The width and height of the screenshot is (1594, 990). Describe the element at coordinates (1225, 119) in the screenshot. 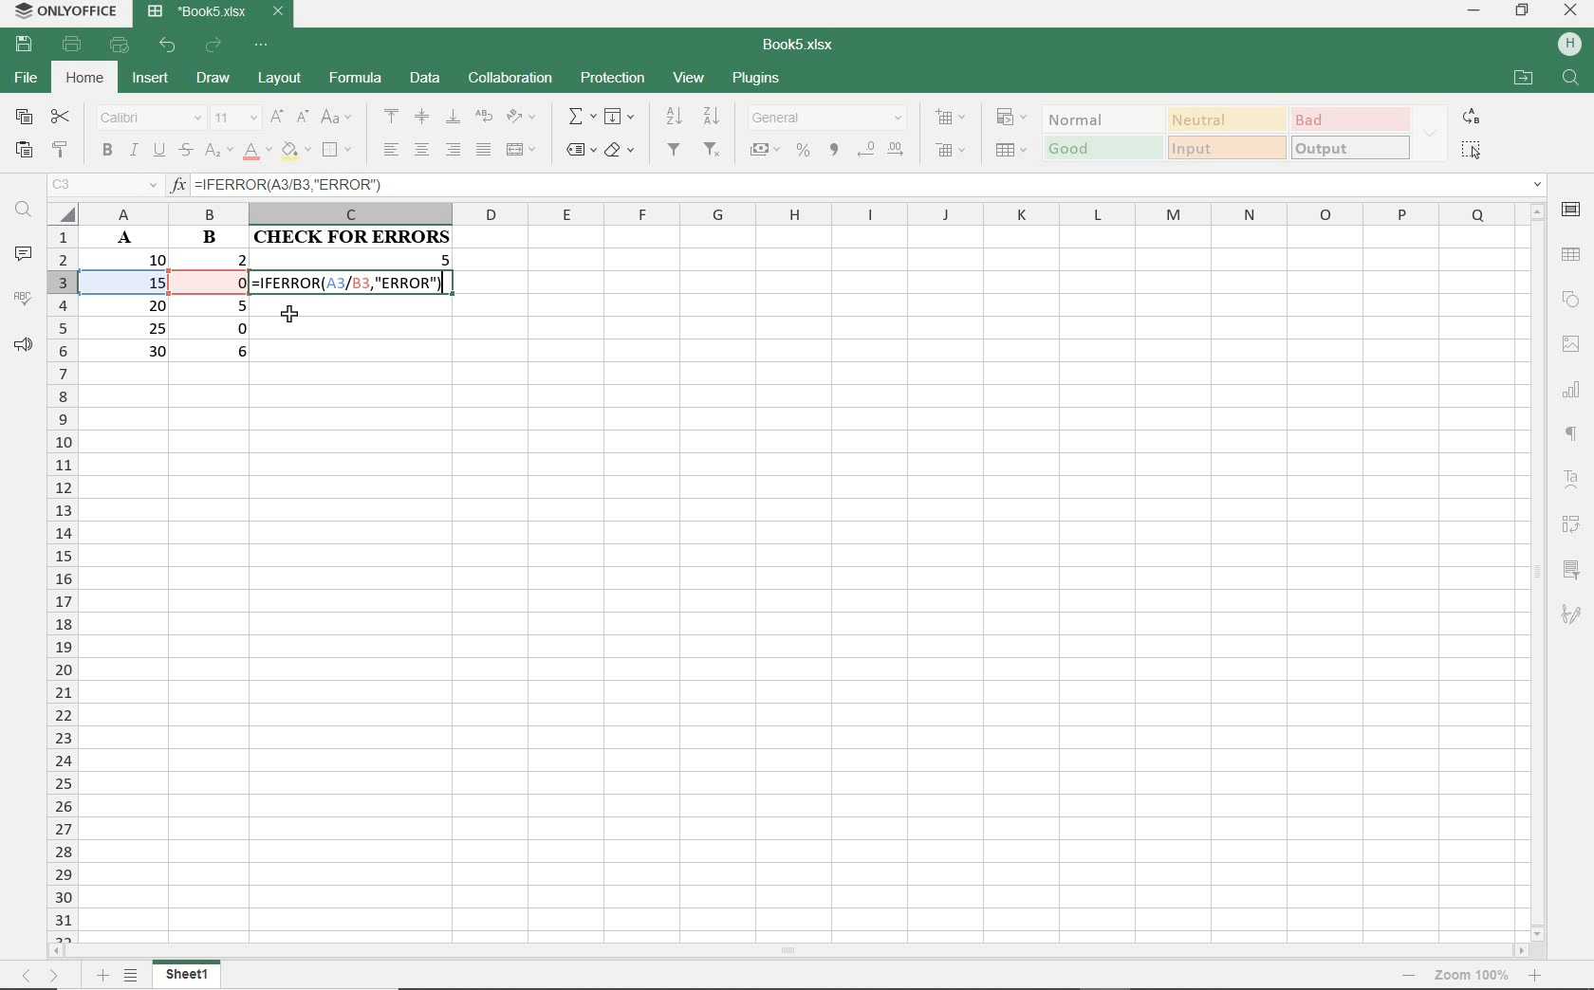

I see `NEUTRAL` at that location.